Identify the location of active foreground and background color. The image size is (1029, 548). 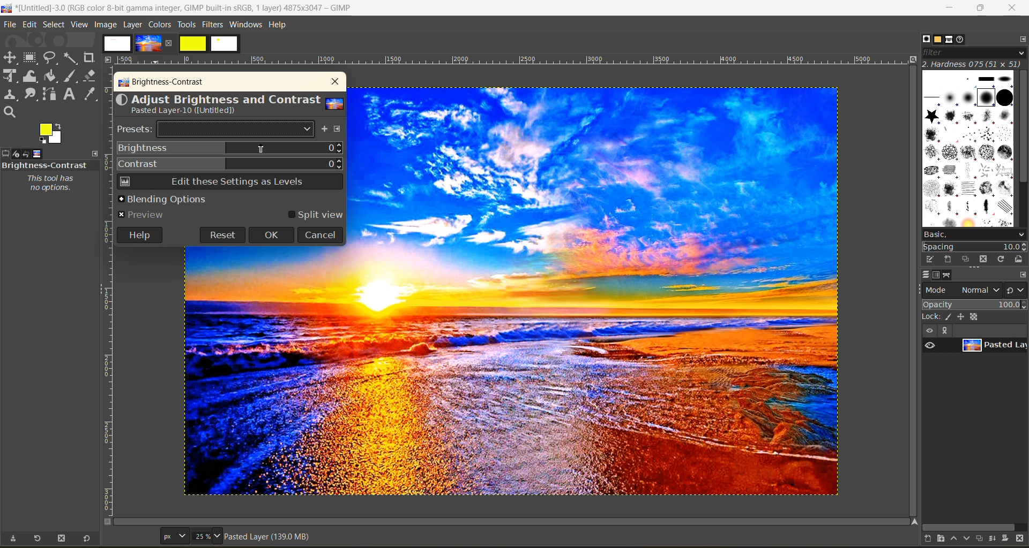
(51, 134).